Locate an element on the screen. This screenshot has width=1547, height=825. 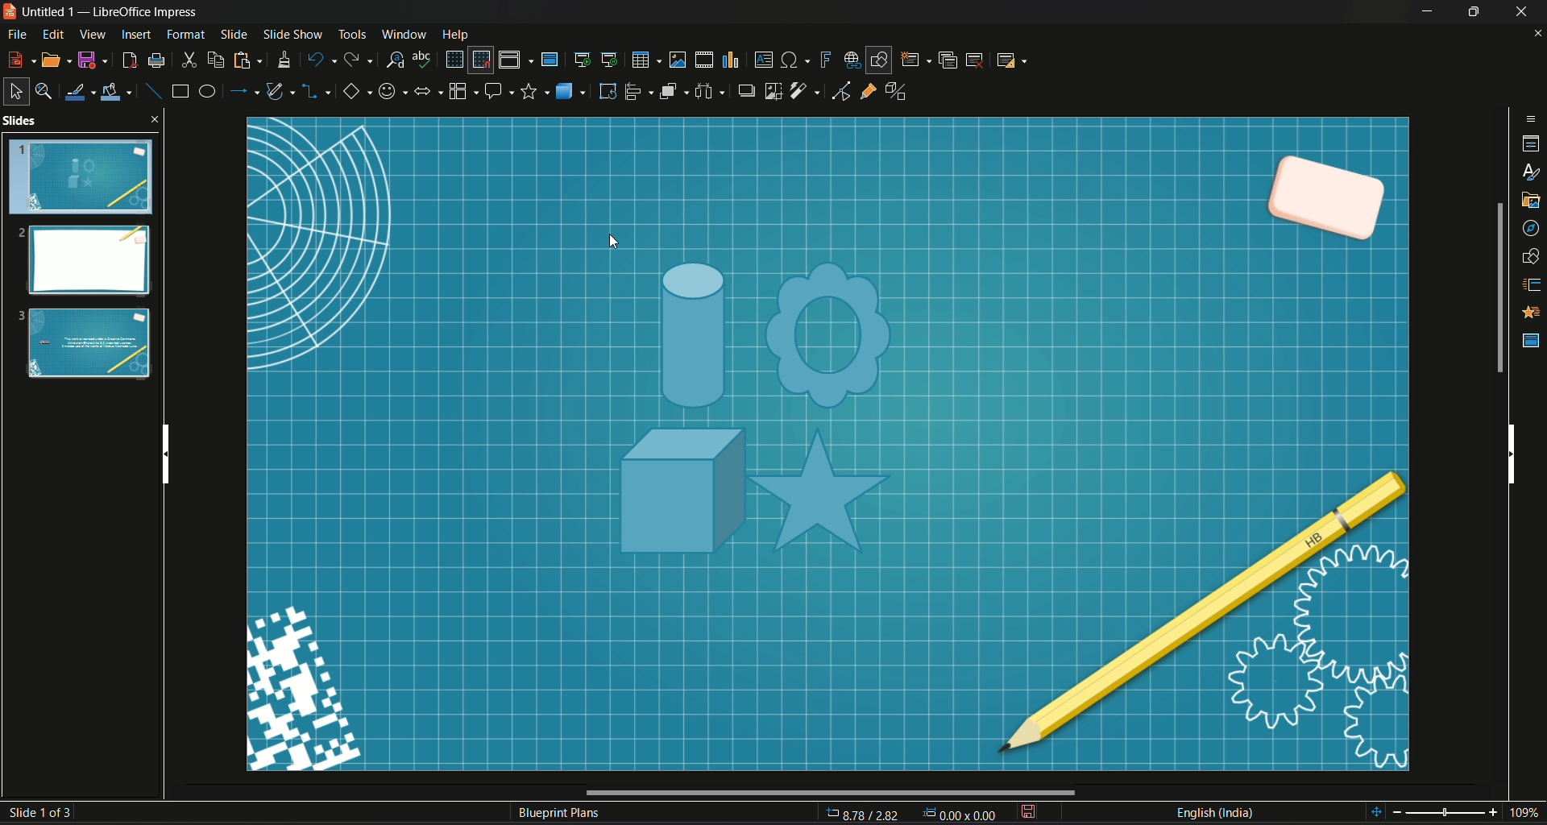
gallery is located at coordinates (1532, 201).